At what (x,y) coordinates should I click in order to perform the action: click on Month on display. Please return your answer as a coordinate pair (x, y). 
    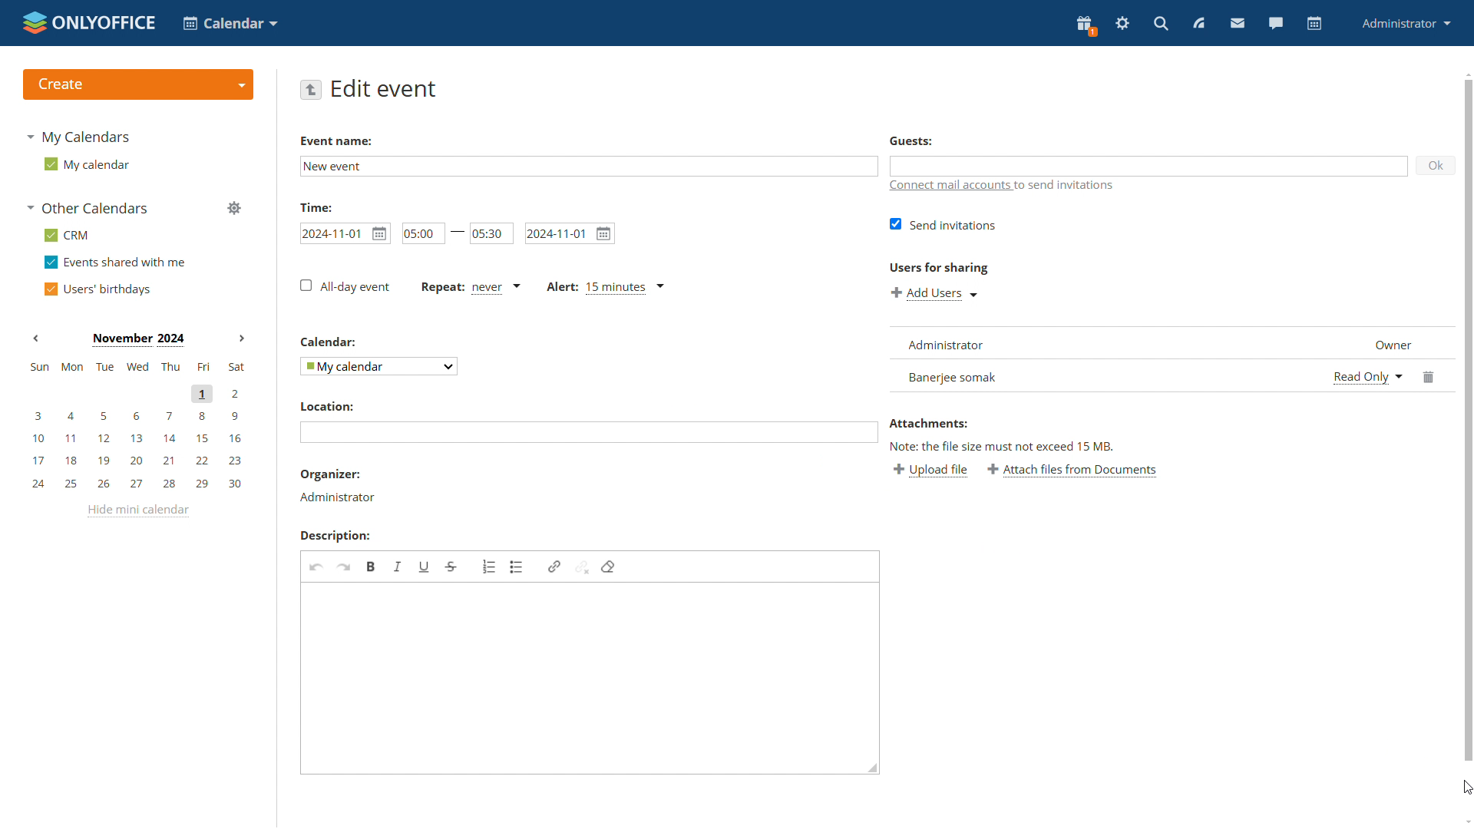
    Looking at the image, I should click on (137, 339).